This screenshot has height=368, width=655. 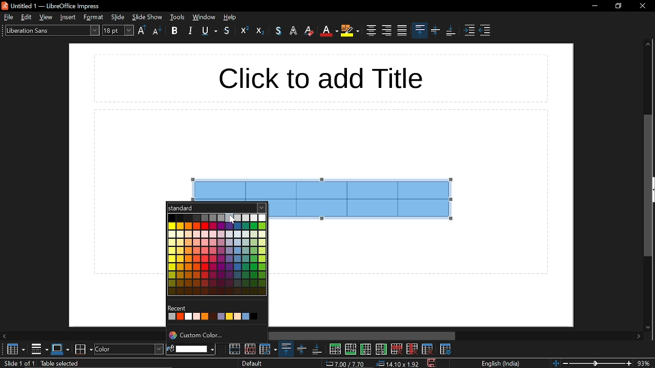 I want to click on window, so click(x=204, y=17).